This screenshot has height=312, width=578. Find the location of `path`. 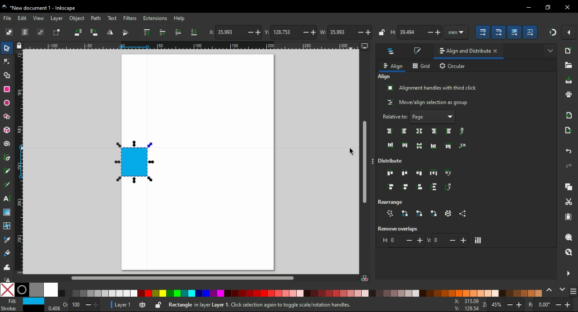

path is located at coordinates (96, 18).